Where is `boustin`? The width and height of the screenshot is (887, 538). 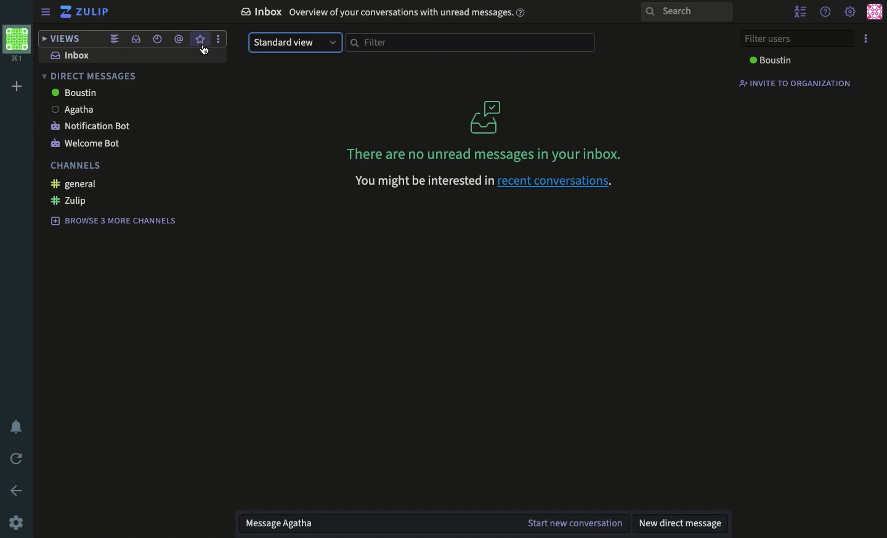 boustin is located at coordinates (69, 93).